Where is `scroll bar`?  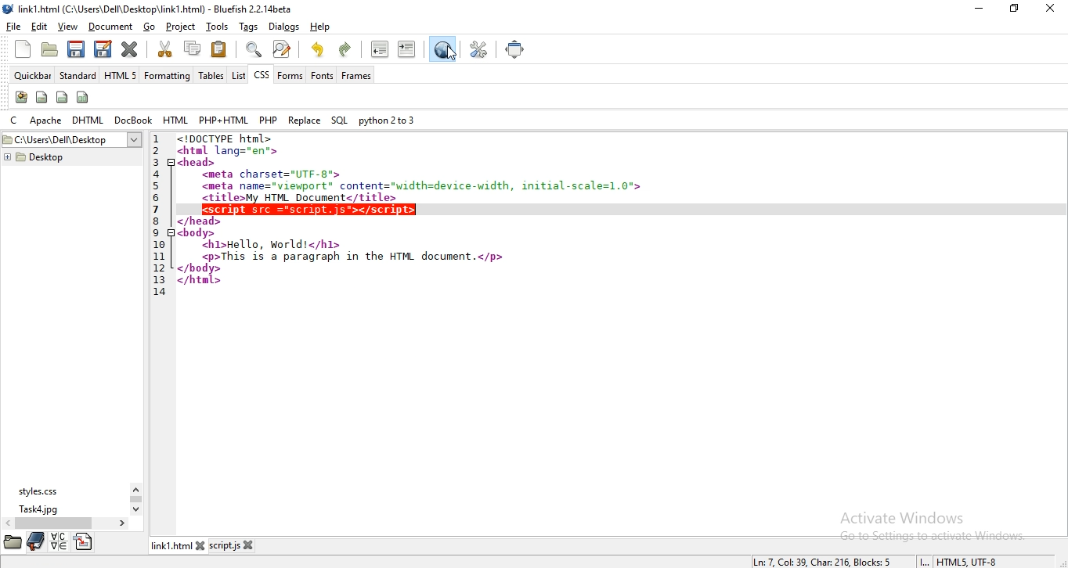
scroll bar is located at coordinates (135, 499).